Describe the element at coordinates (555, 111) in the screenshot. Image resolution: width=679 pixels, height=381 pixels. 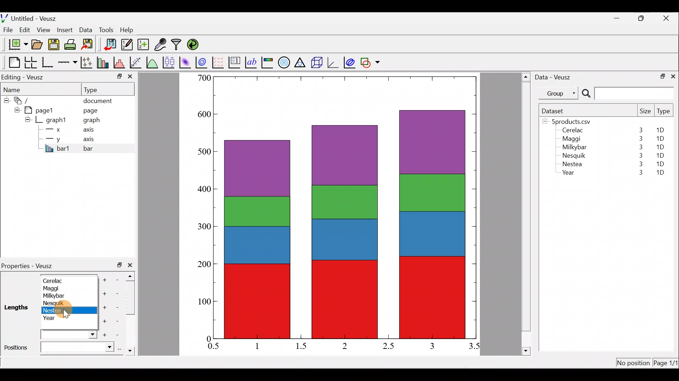
I see `Dataset` at that location.